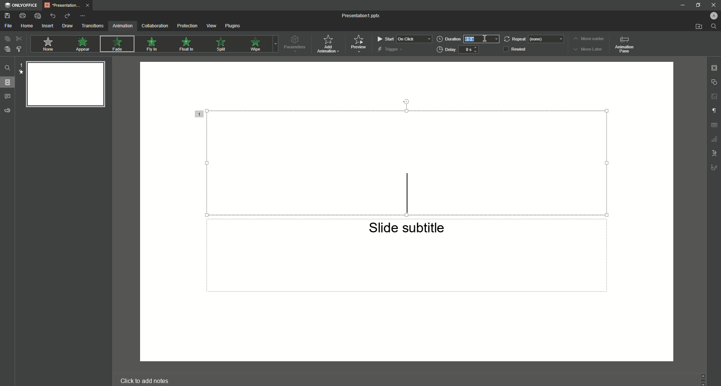 This screenshot has width=721, height=386. I want to click on Collaboration, so click(155, 25).